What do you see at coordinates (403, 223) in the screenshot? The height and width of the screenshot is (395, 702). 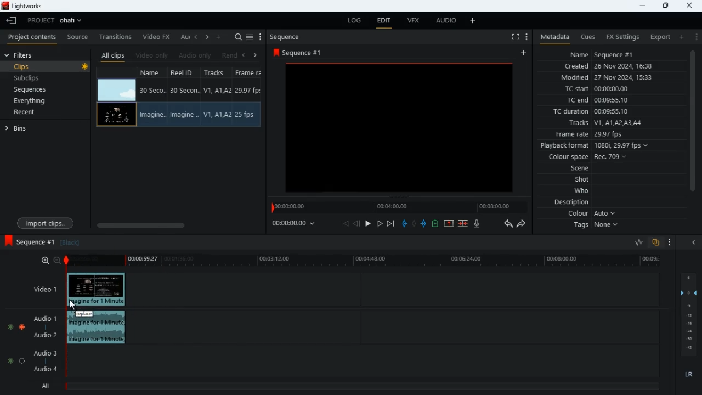 I see `pull` at bounding box center [403, 223].